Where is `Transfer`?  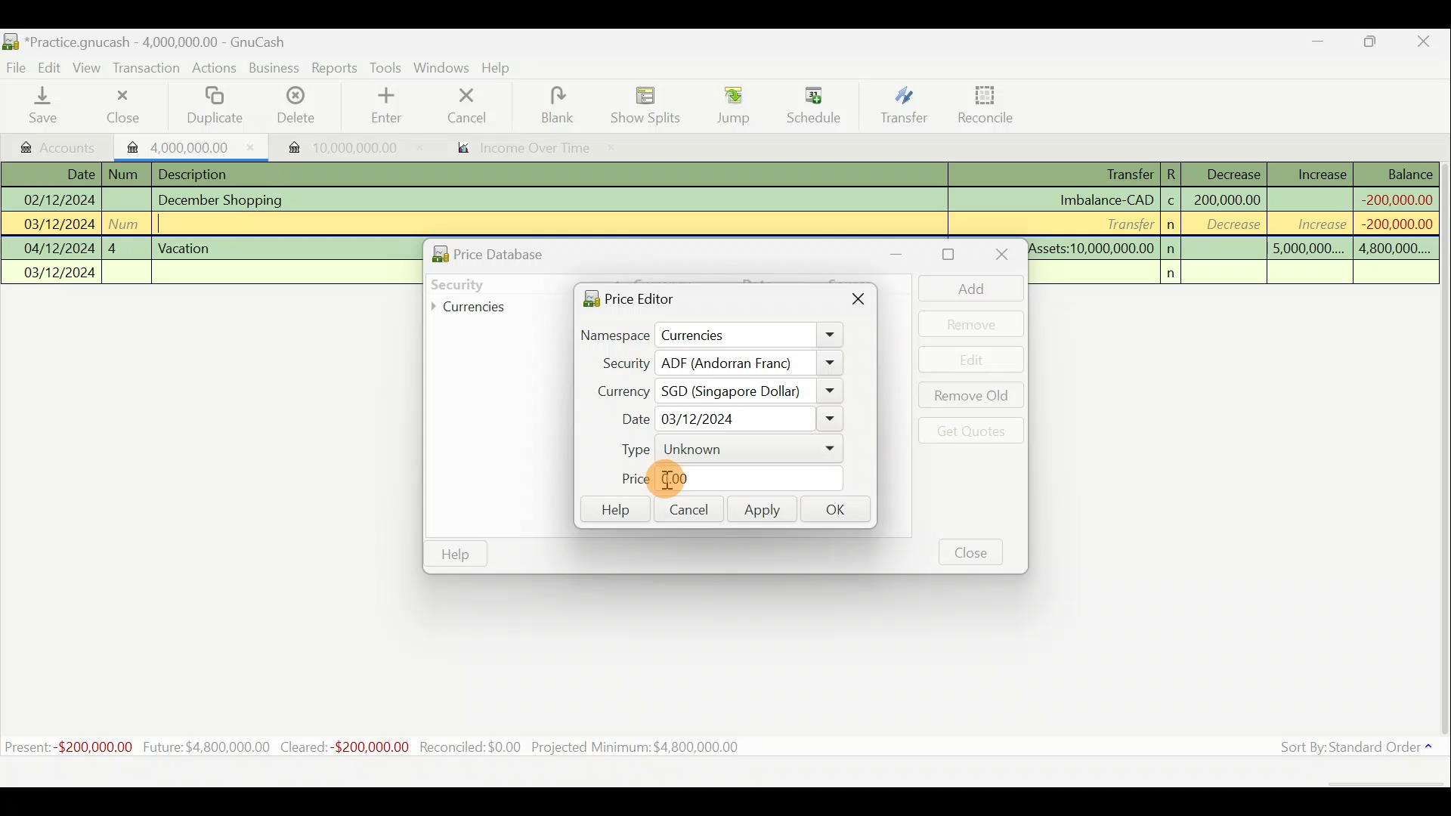
Transfer is located at coordinates (1125, 223).